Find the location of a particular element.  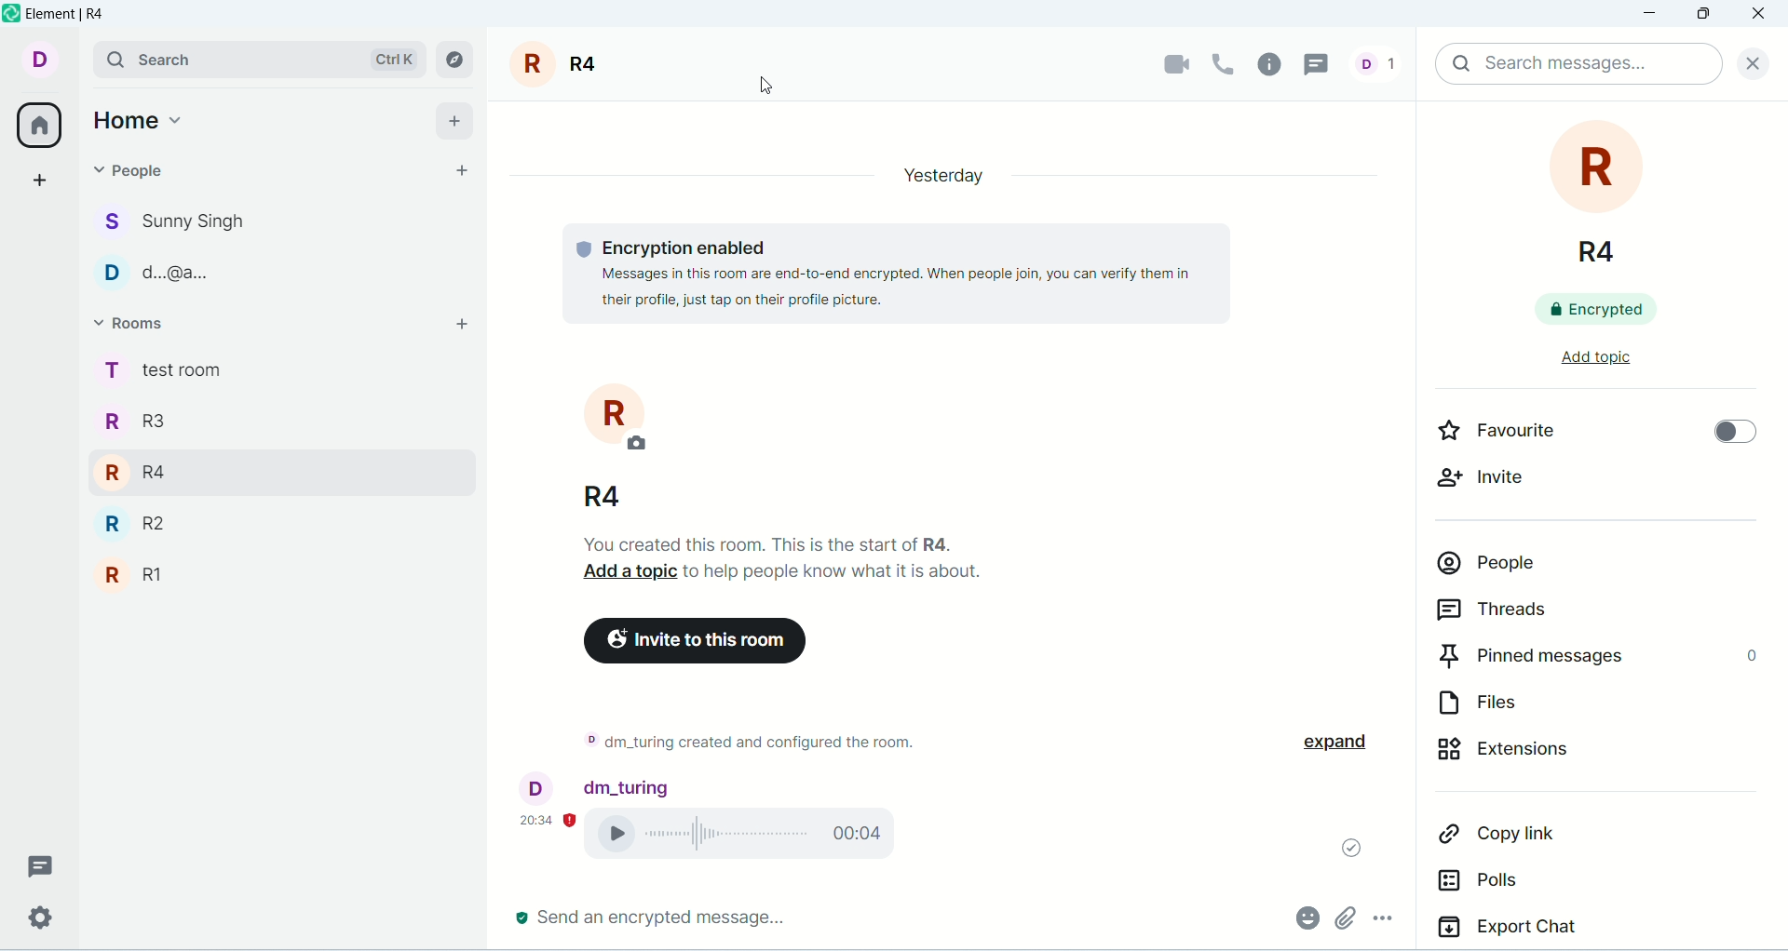

vertical scroll bar is located at coordinates (1777, 525).